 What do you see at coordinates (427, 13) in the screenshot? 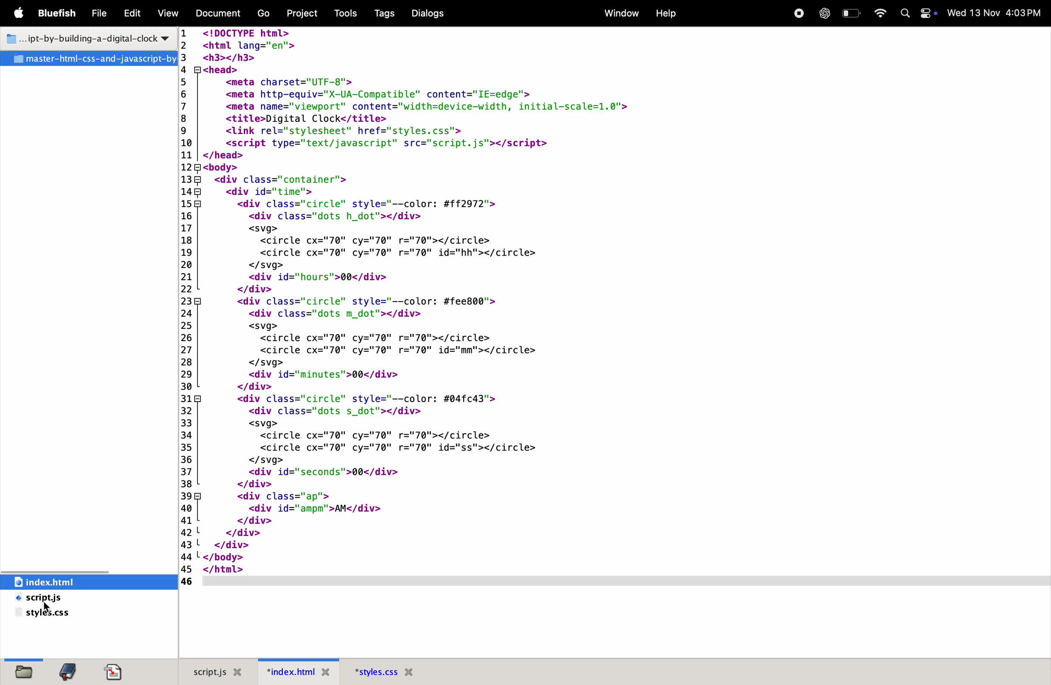
I see `dialogs` at bounding box center [427, 13].